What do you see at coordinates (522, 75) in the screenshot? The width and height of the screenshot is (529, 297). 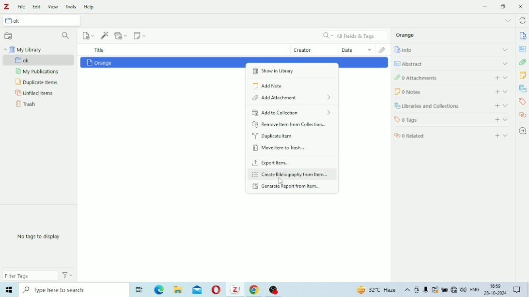 I see `Notes` at bounding box center [522, 75].